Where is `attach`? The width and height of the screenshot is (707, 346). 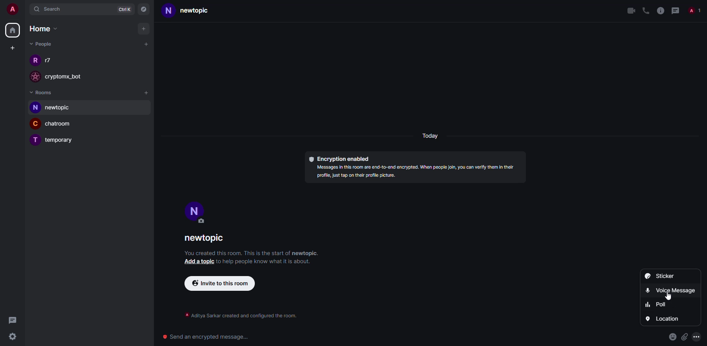
attach is located at coordinates (685, 338).